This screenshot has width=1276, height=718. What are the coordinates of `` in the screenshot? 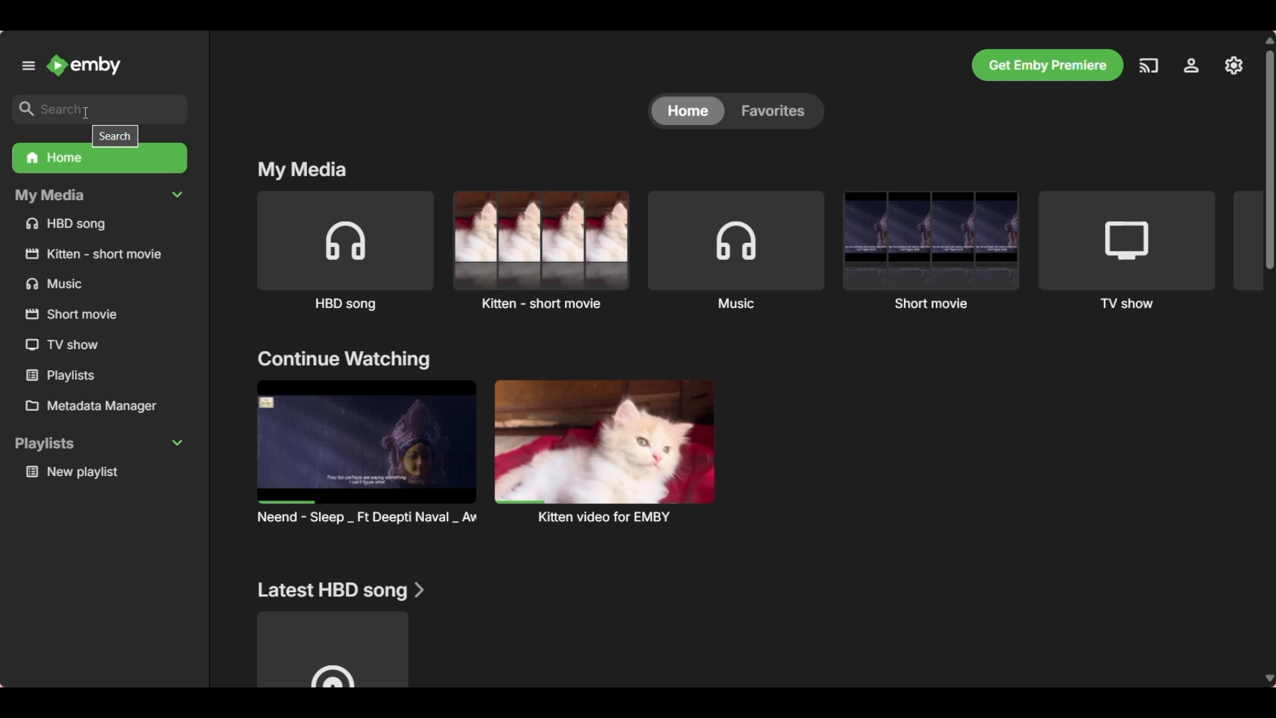 It's located at (102, 253).